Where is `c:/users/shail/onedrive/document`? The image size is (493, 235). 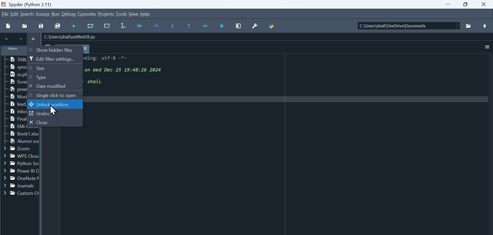 c:/users/shail/onedrive/document is located at coordinates (404, 26).